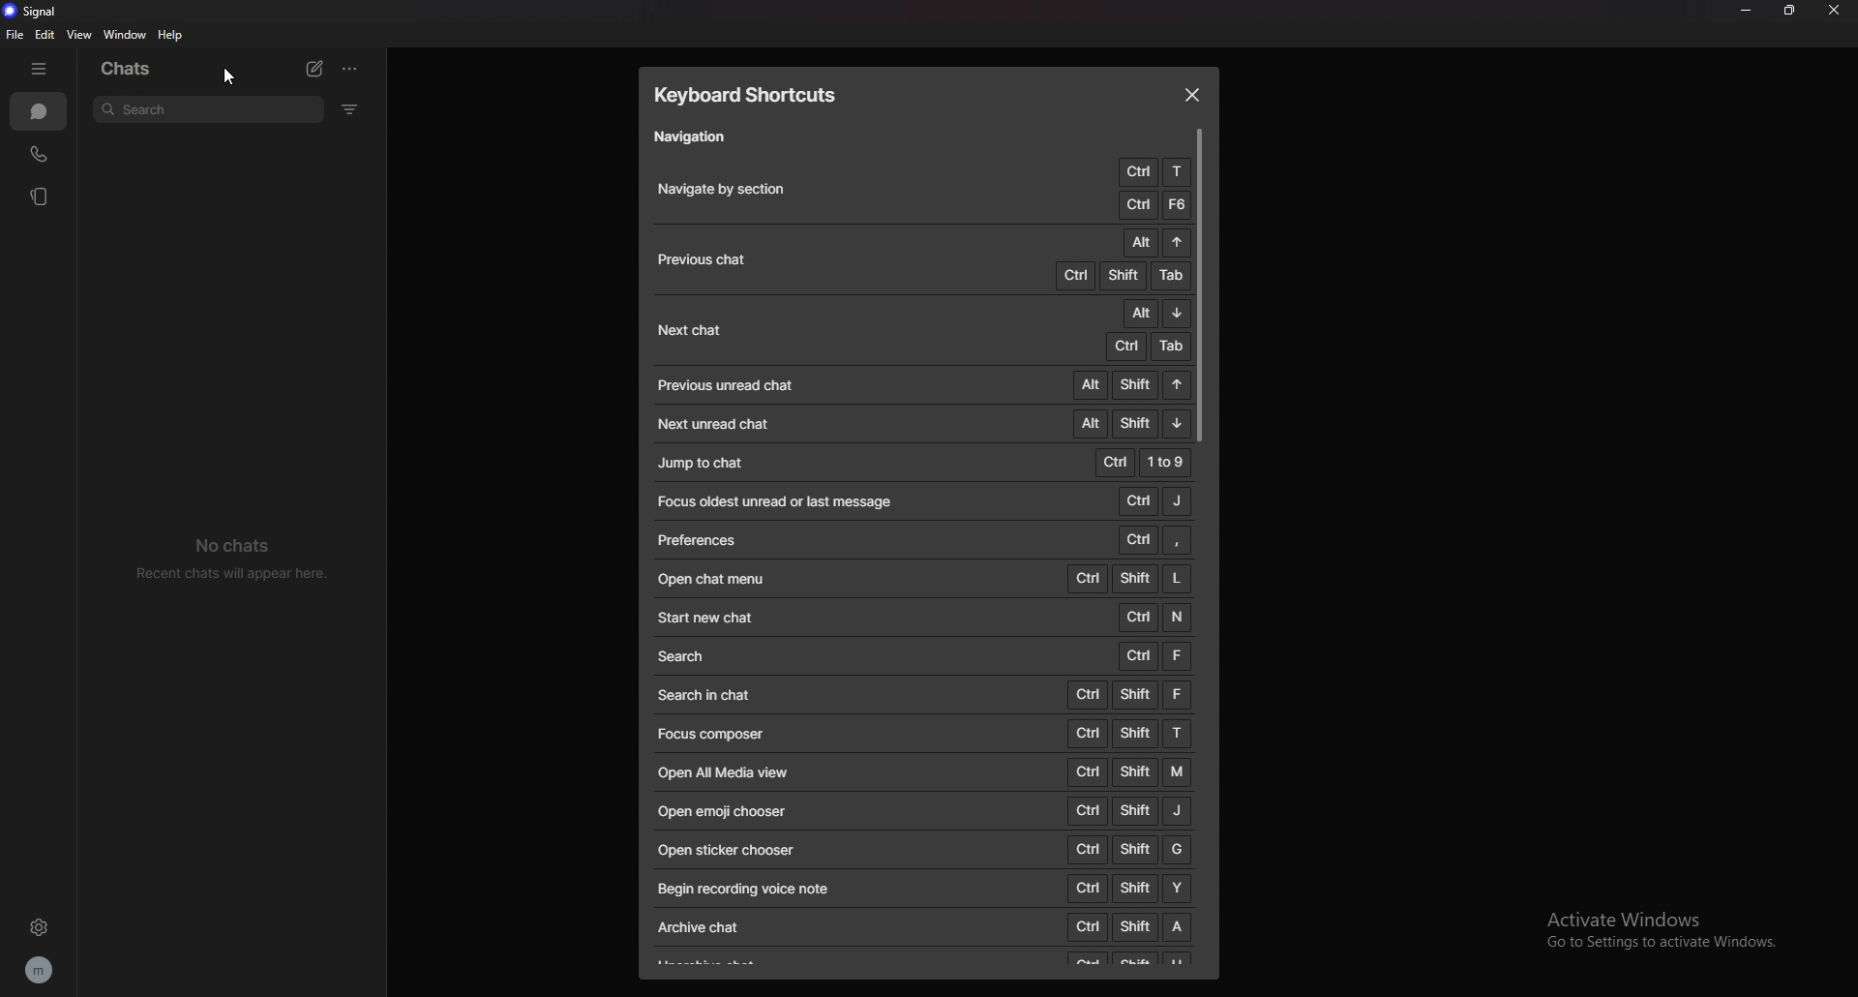 This screenshot has height=997, width=1858. Describe the element at coordinates (727, 849) in the screenshot. I see `open sticker chooser` at that location.